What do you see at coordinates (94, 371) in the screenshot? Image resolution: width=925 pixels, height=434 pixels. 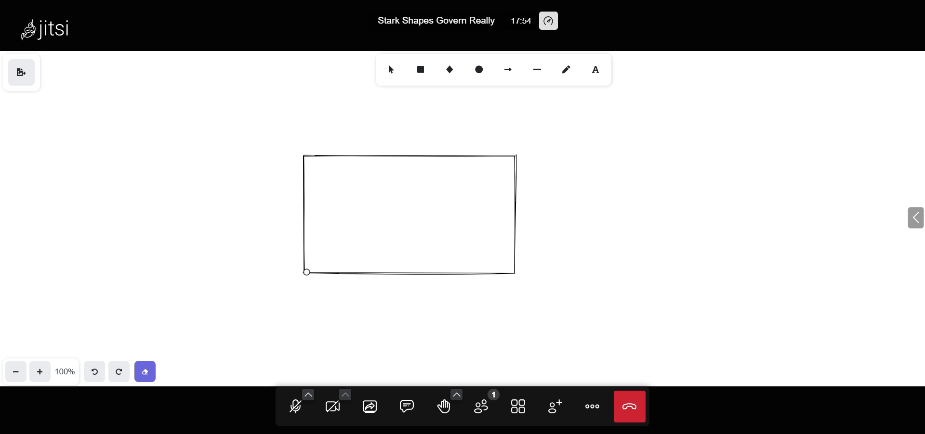 I see `undo` at bounding box center [94, 371].